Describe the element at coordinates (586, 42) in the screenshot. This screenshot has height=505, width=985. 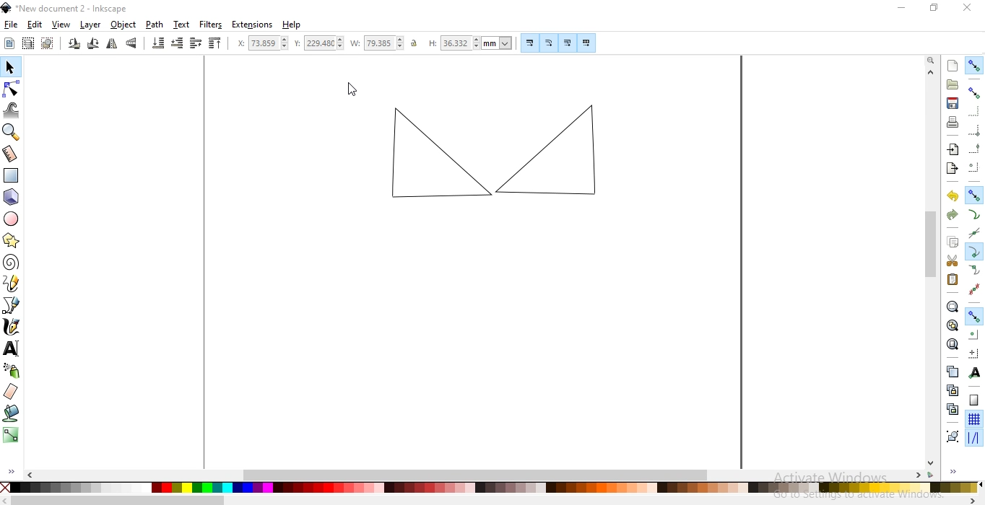
I see `move patterns along with objects` at that location.